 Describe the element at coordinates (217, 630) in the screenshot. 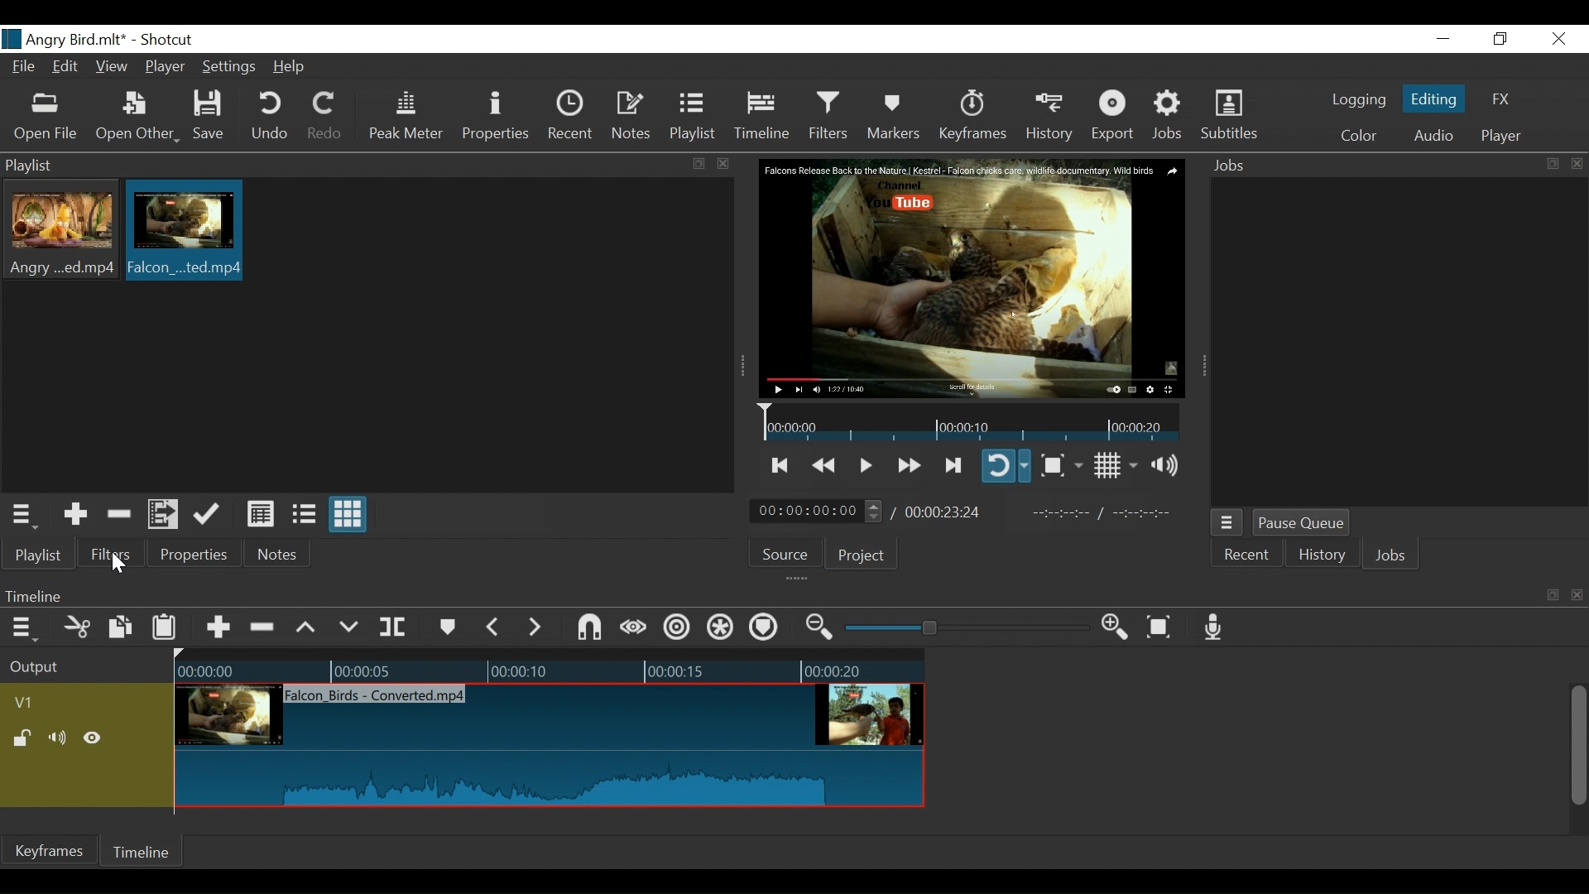

I see `Append` at that location.